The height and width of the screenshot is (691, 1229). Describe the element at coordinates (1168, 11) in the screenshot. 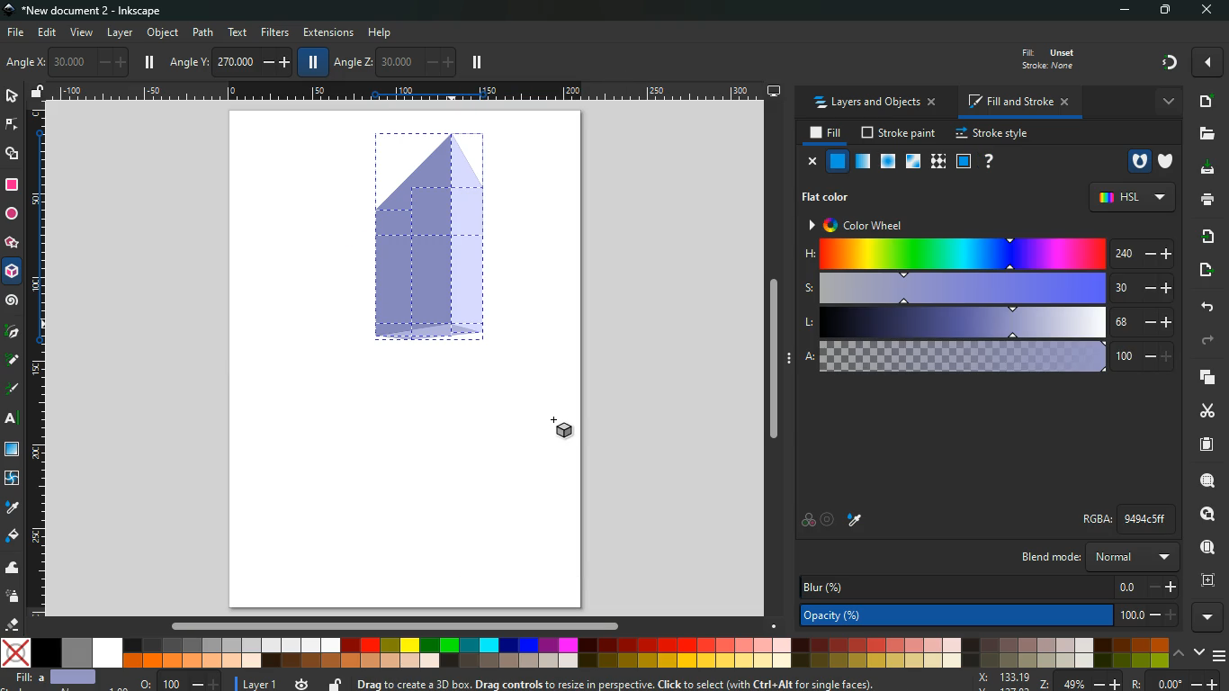

I see `maximize` at that location.